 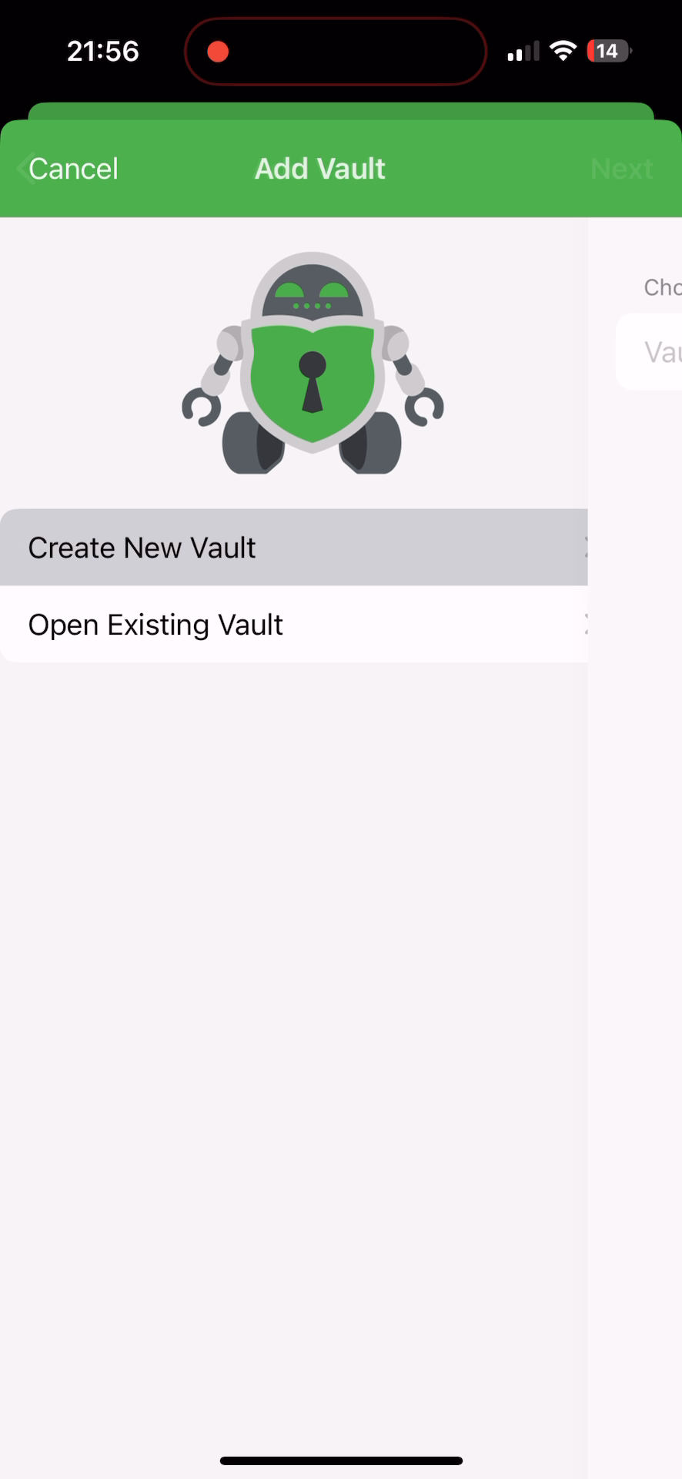 I want to click on icon, so click(x=314, y=366).